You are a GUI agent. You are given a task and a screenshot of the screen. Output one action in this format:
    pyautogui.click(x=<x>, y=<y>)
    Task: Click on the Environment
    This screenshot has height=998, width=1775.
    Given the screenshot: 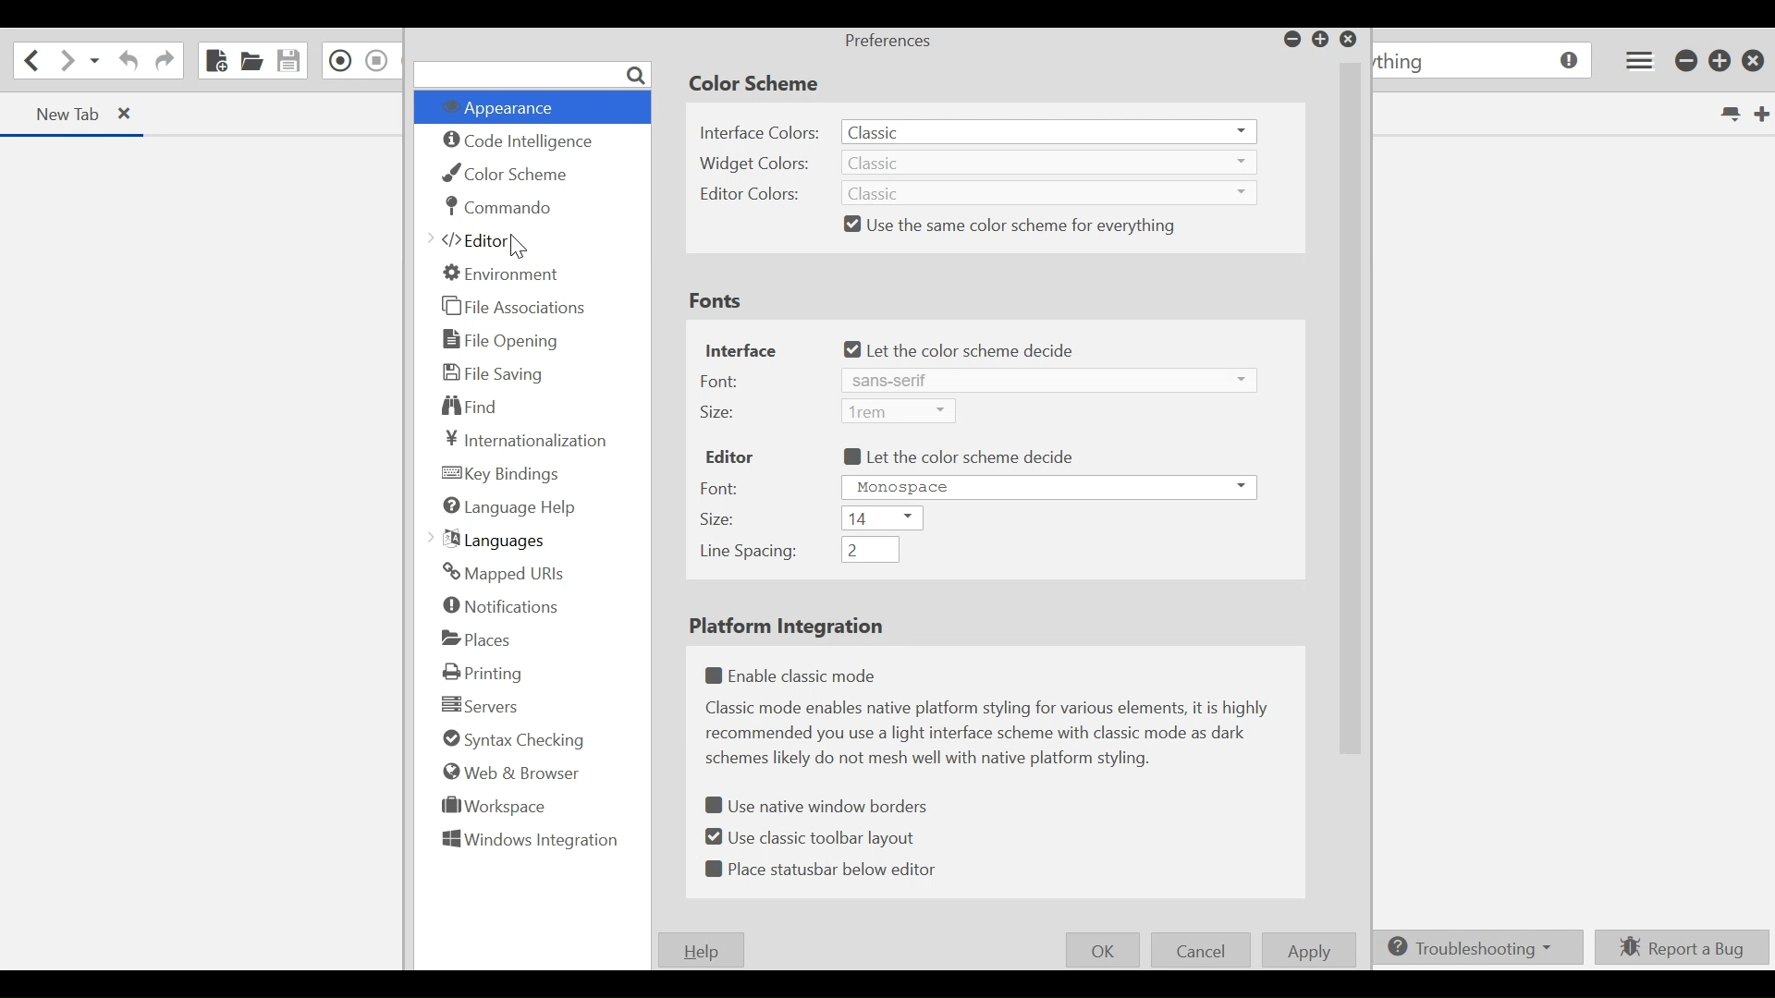 What is the action you would take?
    pyautogui.click(x=506, y=274)
    